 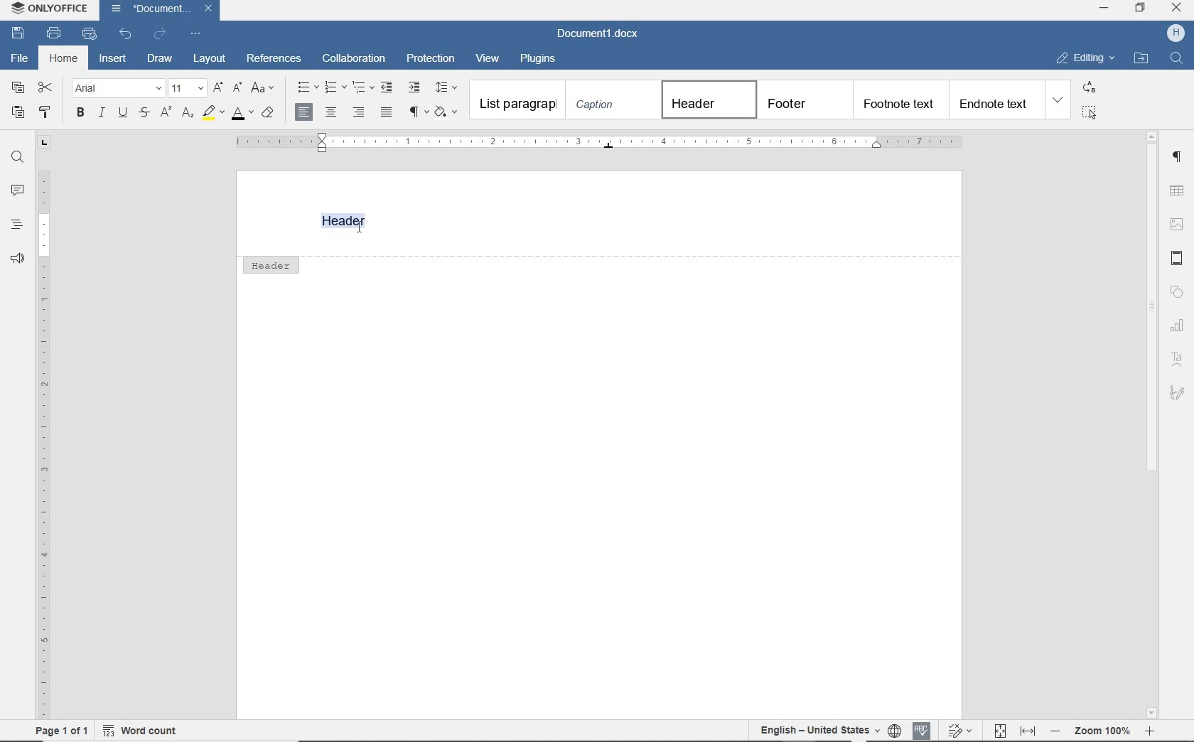 I want to click on file, so click(x=17, y=58).